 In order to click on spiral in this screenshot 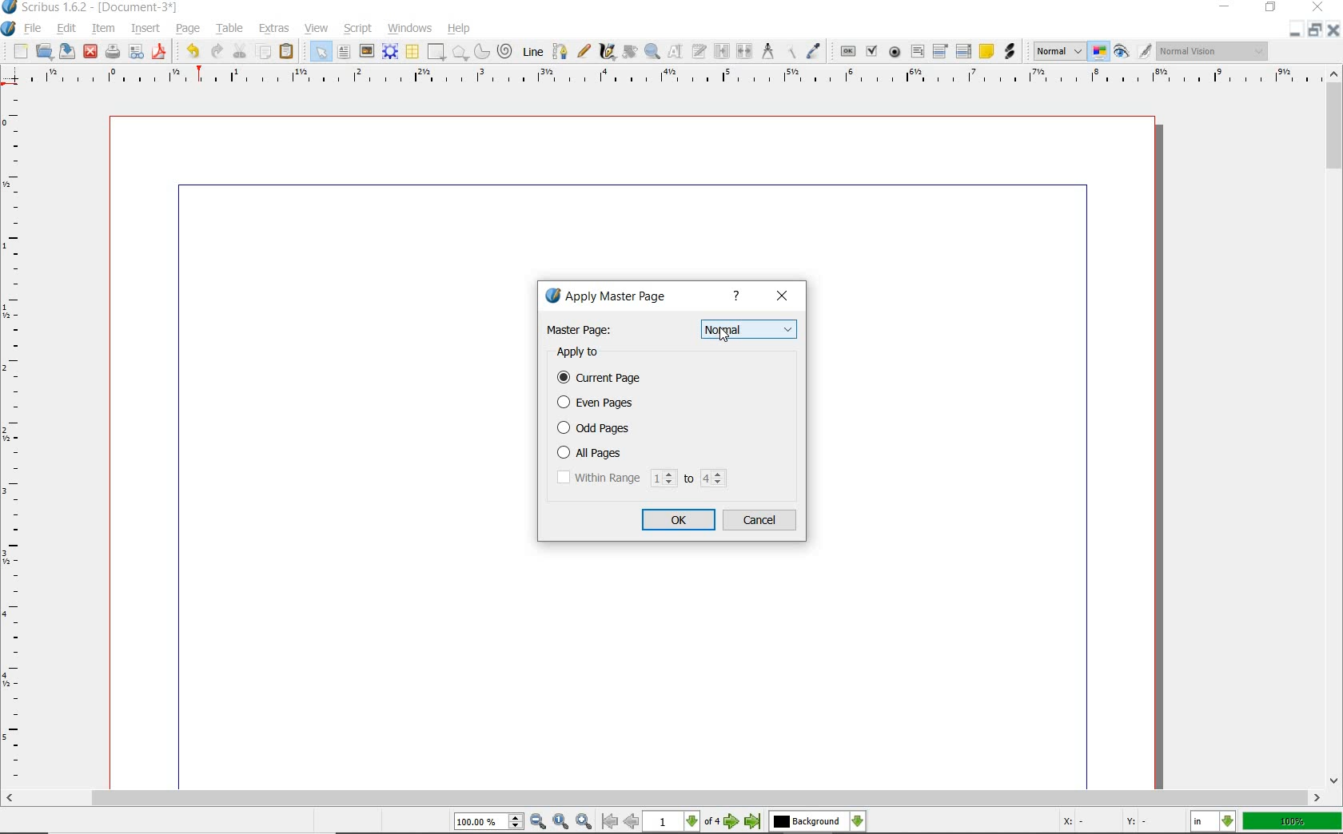, I will do `click(504, 49)`.